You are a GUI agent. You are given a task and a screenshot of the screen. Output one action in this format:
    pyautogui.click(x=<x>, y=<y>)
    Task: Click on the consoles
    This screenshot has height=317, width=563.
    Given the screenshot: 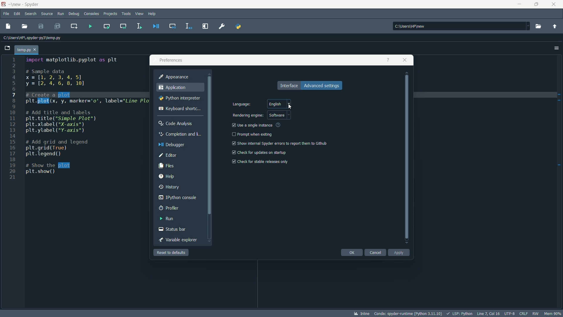 What is the action you would take?
    pyautogui.click(x=92, y=14)
    